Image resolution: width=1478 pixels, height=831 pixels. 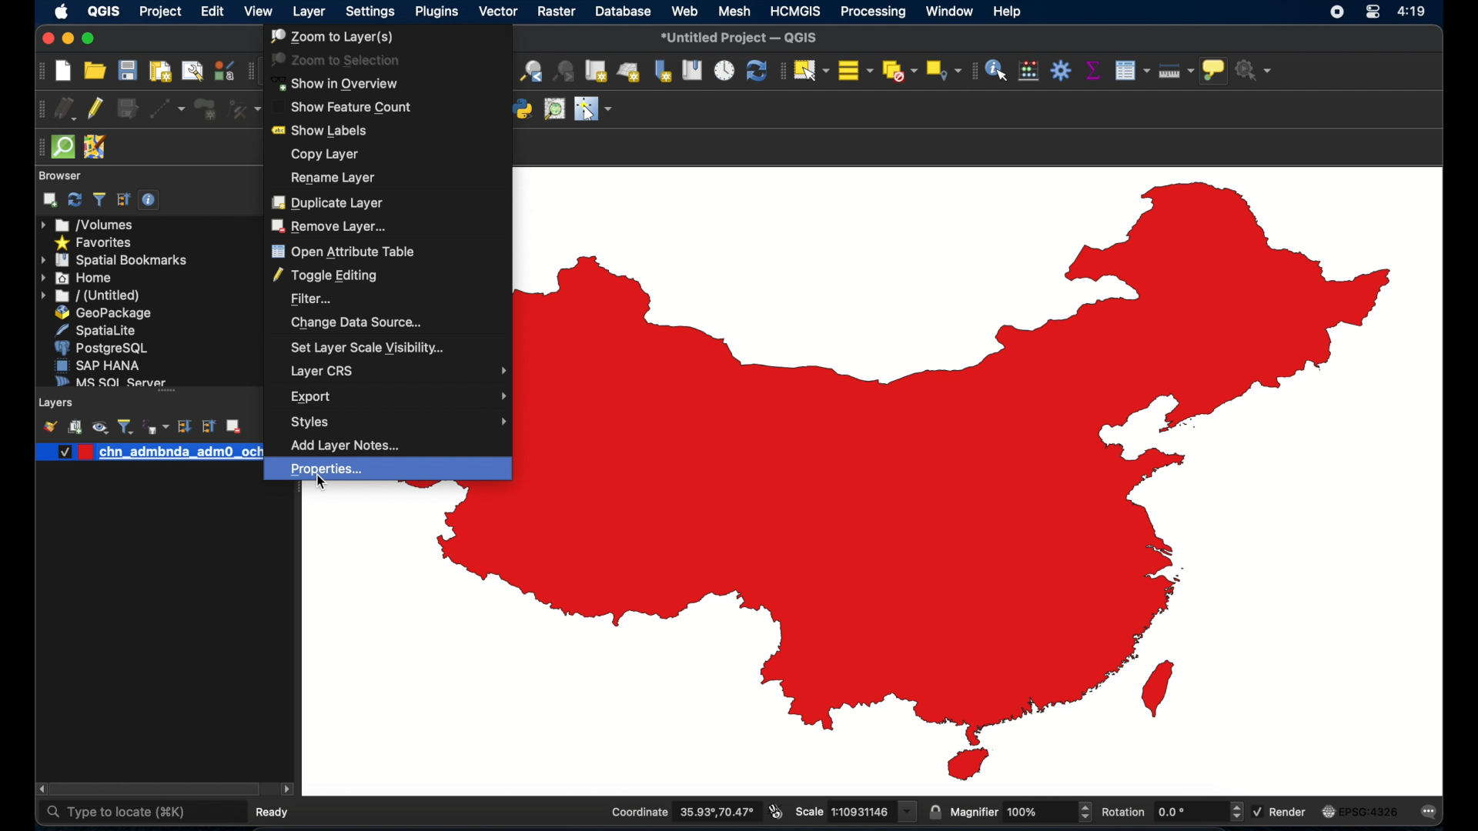 What do you see at coordinates (50, 426) in the screenshot?
I see `open layer styling panel` at bounding box center [50, 426].